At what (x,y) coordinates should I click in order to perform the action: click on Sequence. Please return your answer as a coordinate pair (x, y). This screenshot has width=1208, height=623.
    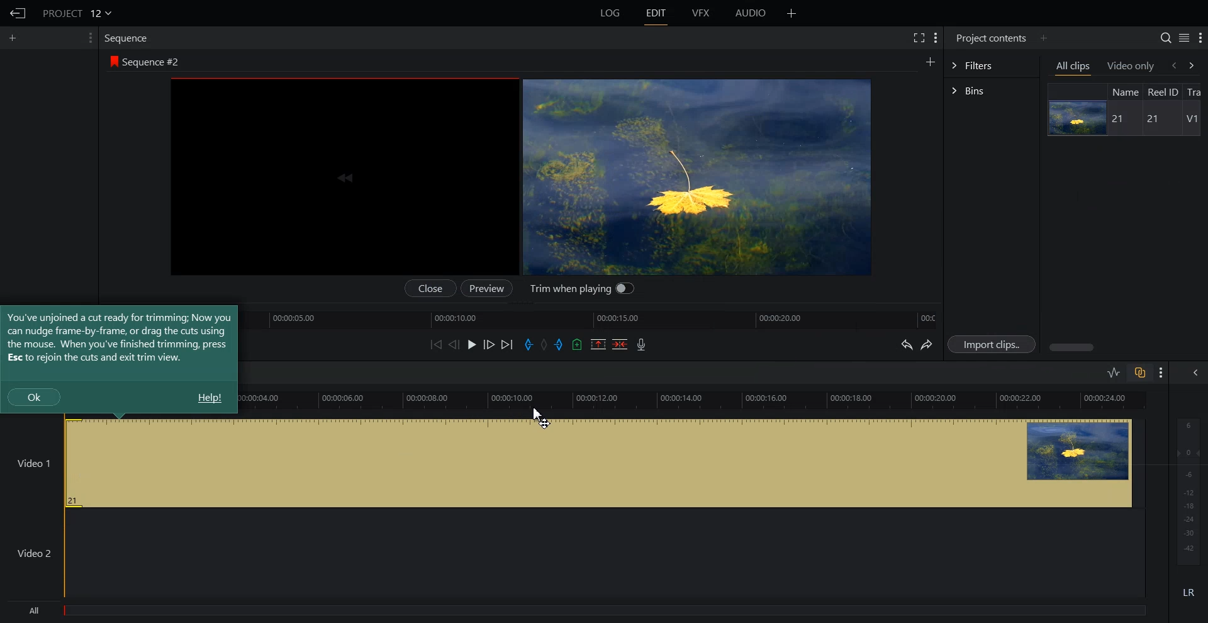
    Looking at the image, I should click on (128, 39).